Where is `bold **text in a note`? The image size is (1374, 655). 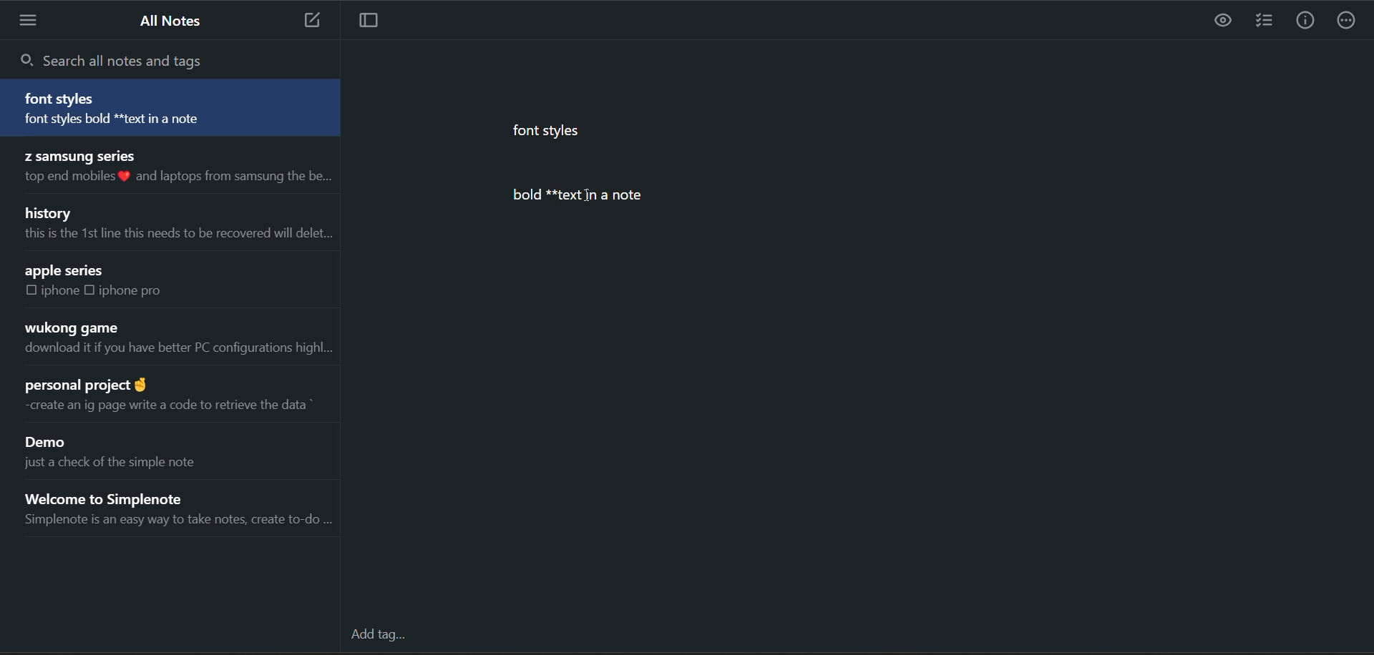 bold **text in a note is located at coordinates (589, 194).